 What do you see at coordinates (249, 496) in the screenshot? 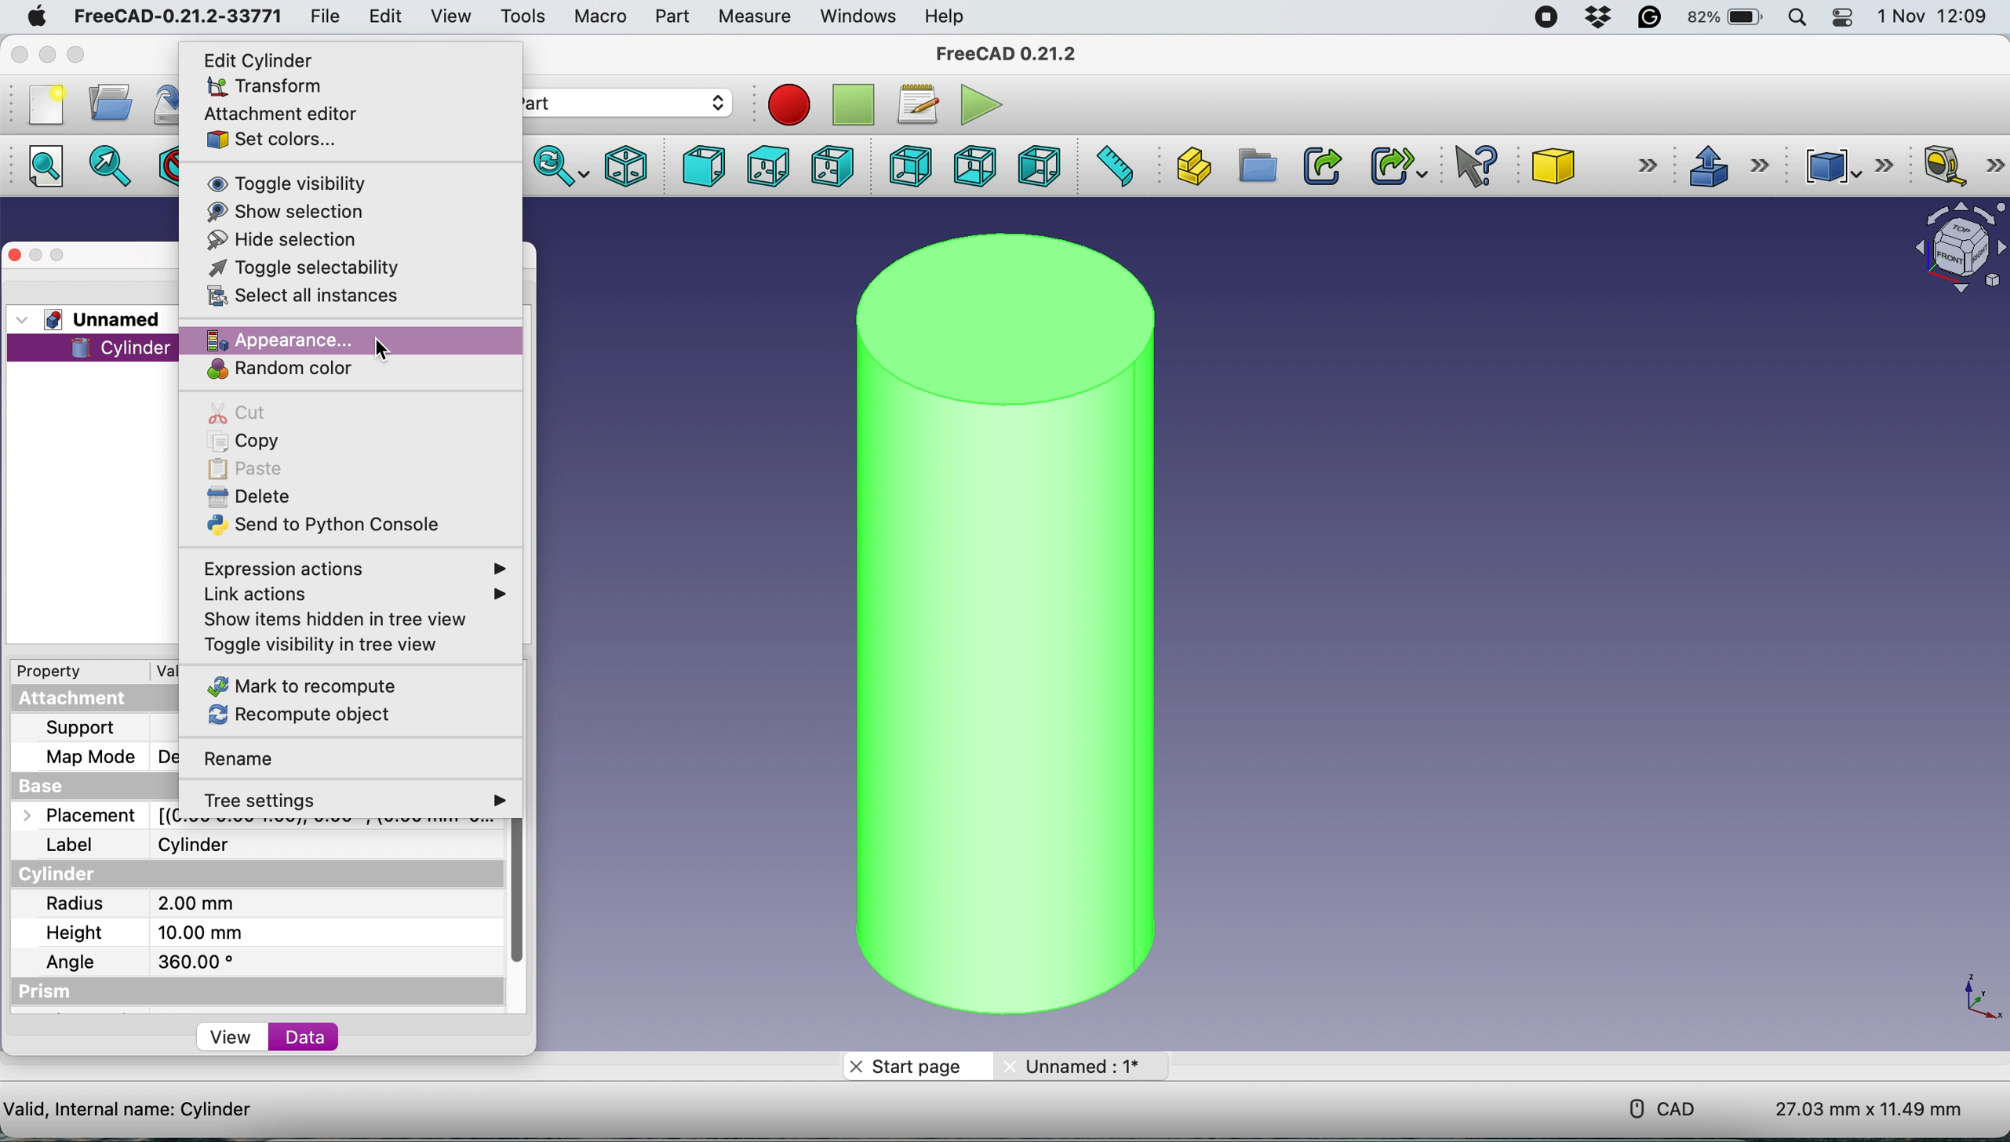
I see `delete` at bounding box center [249, 496].